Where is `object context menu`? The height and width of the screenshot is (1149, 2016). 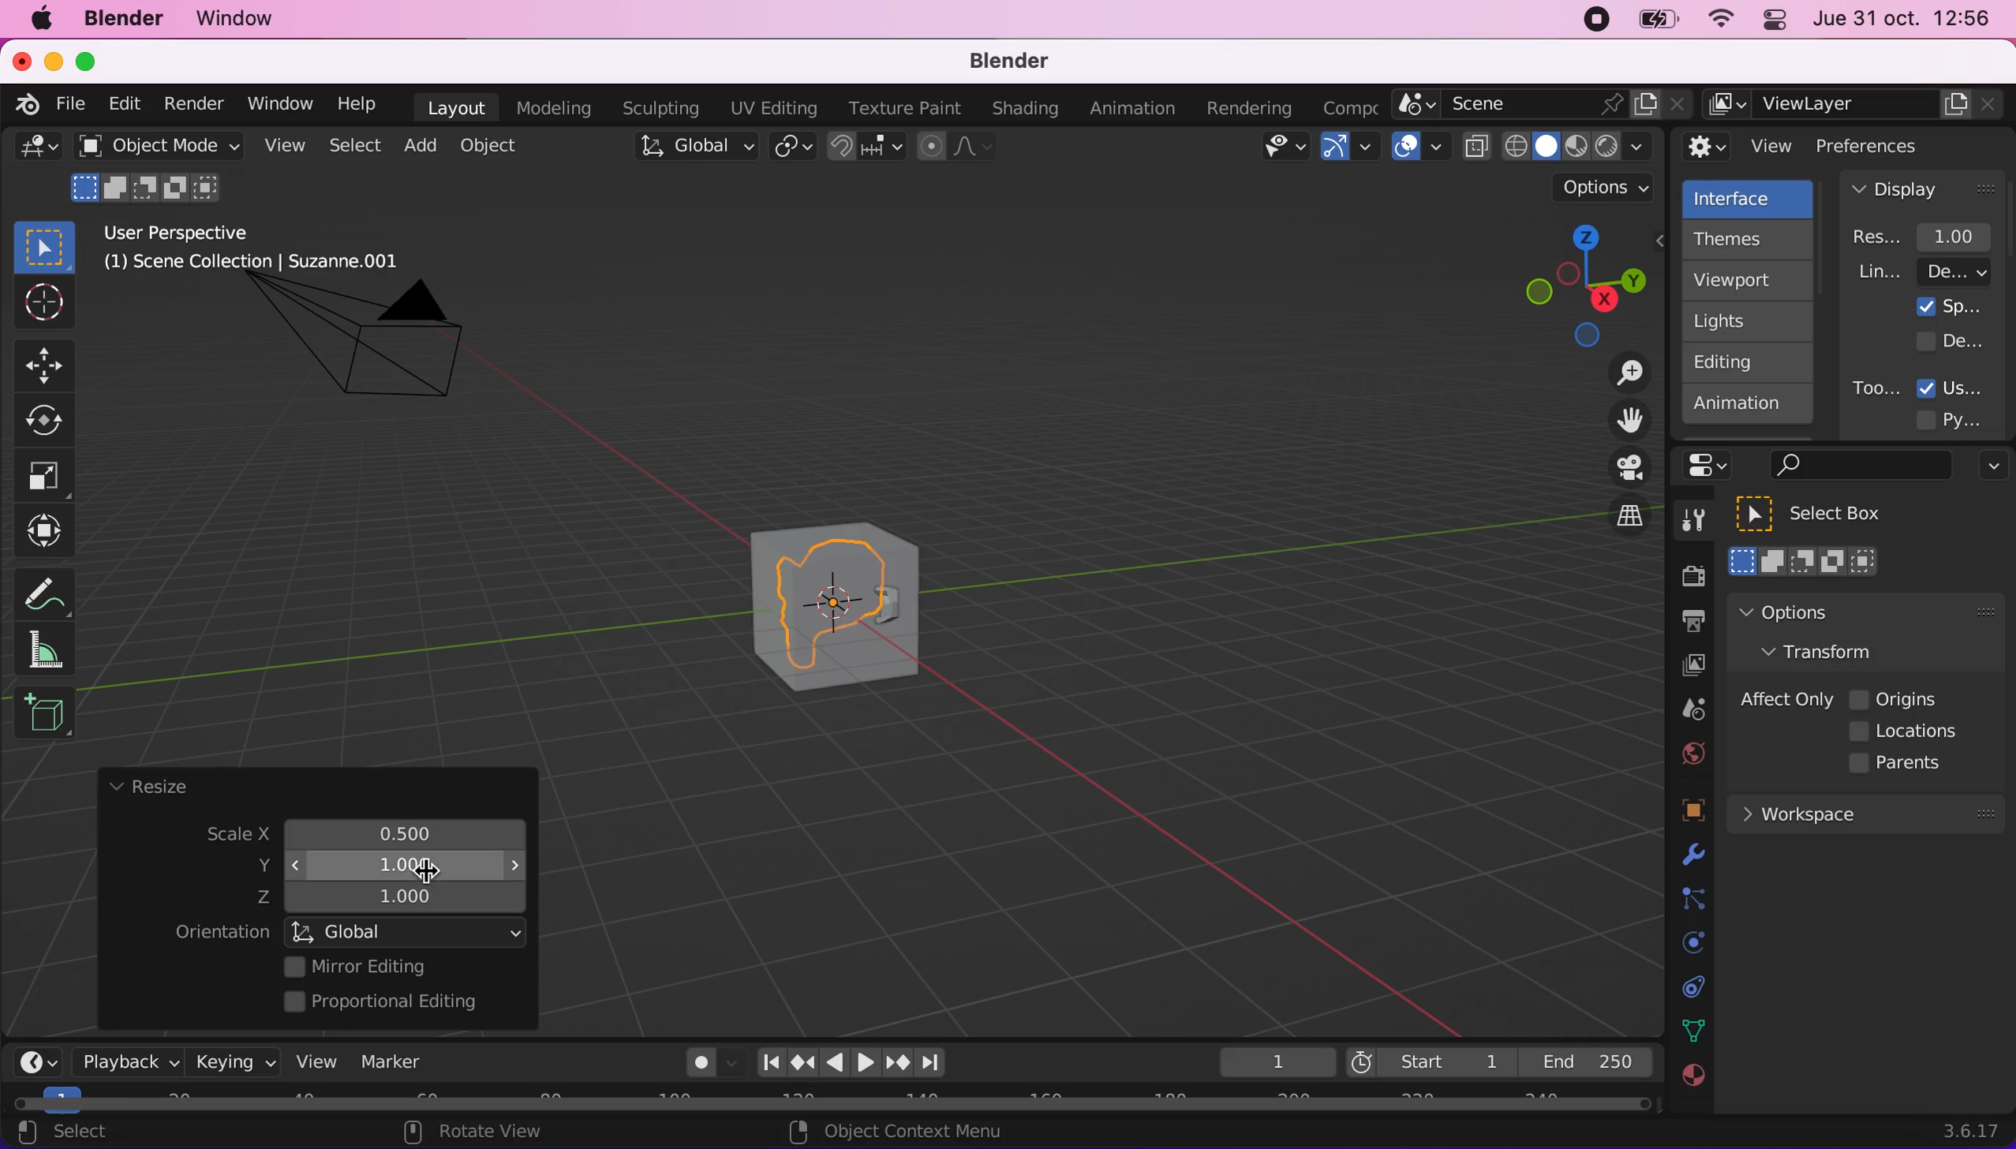
object context menu is located at coordinates (901, 1131).